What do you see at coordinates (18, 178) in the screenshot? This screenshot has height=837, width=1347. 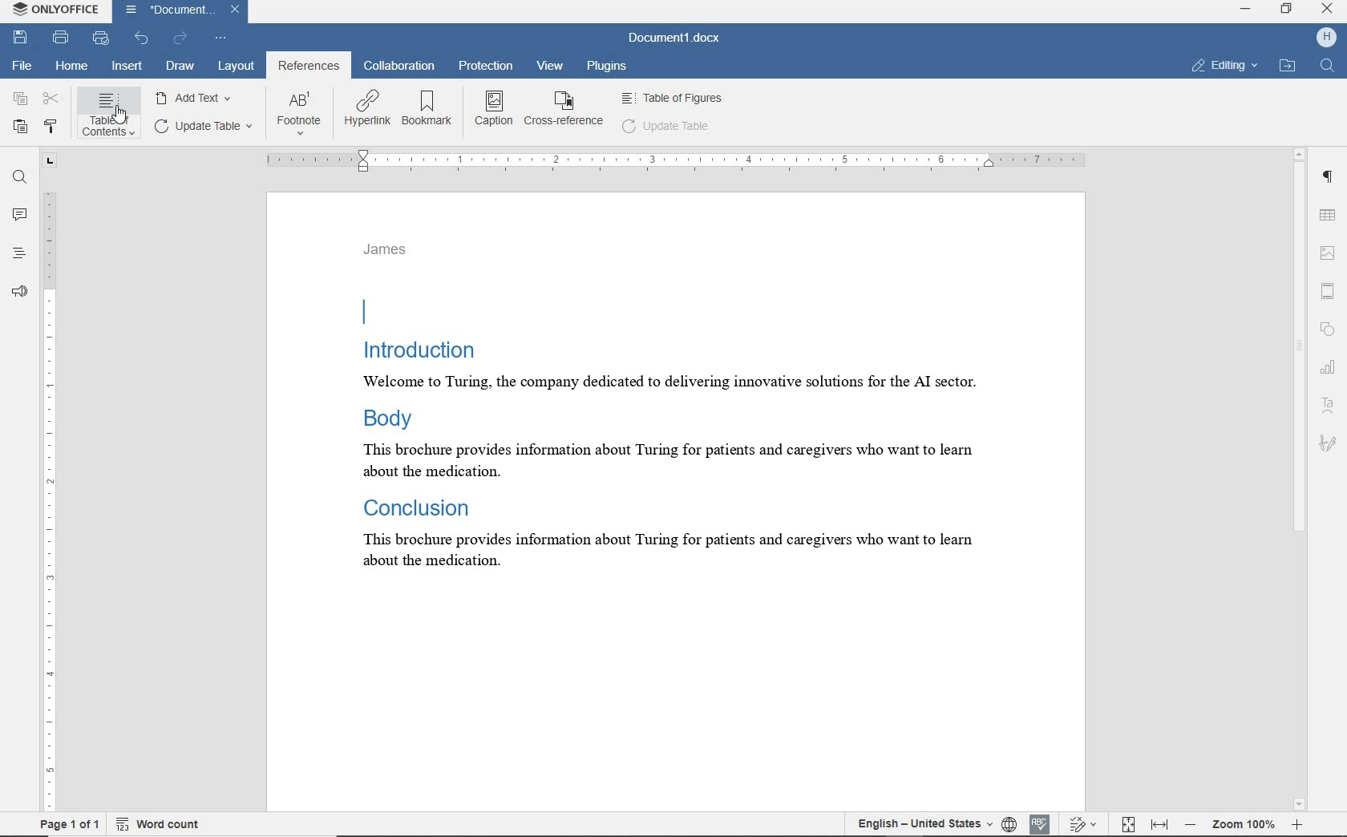 I see `find` at bounding box center [18, 178].